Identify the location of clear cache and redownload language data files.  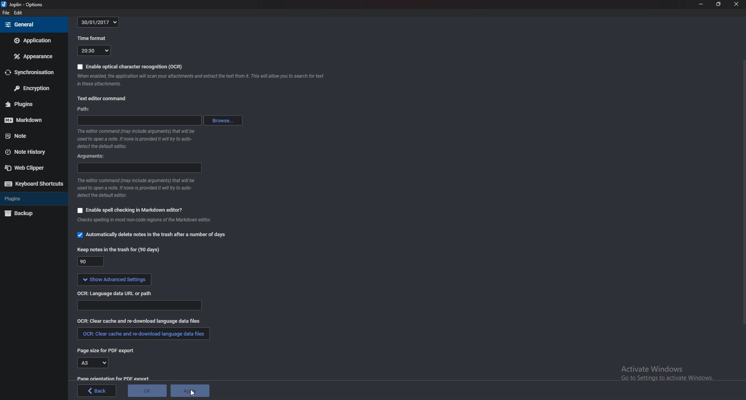
(142, 336).